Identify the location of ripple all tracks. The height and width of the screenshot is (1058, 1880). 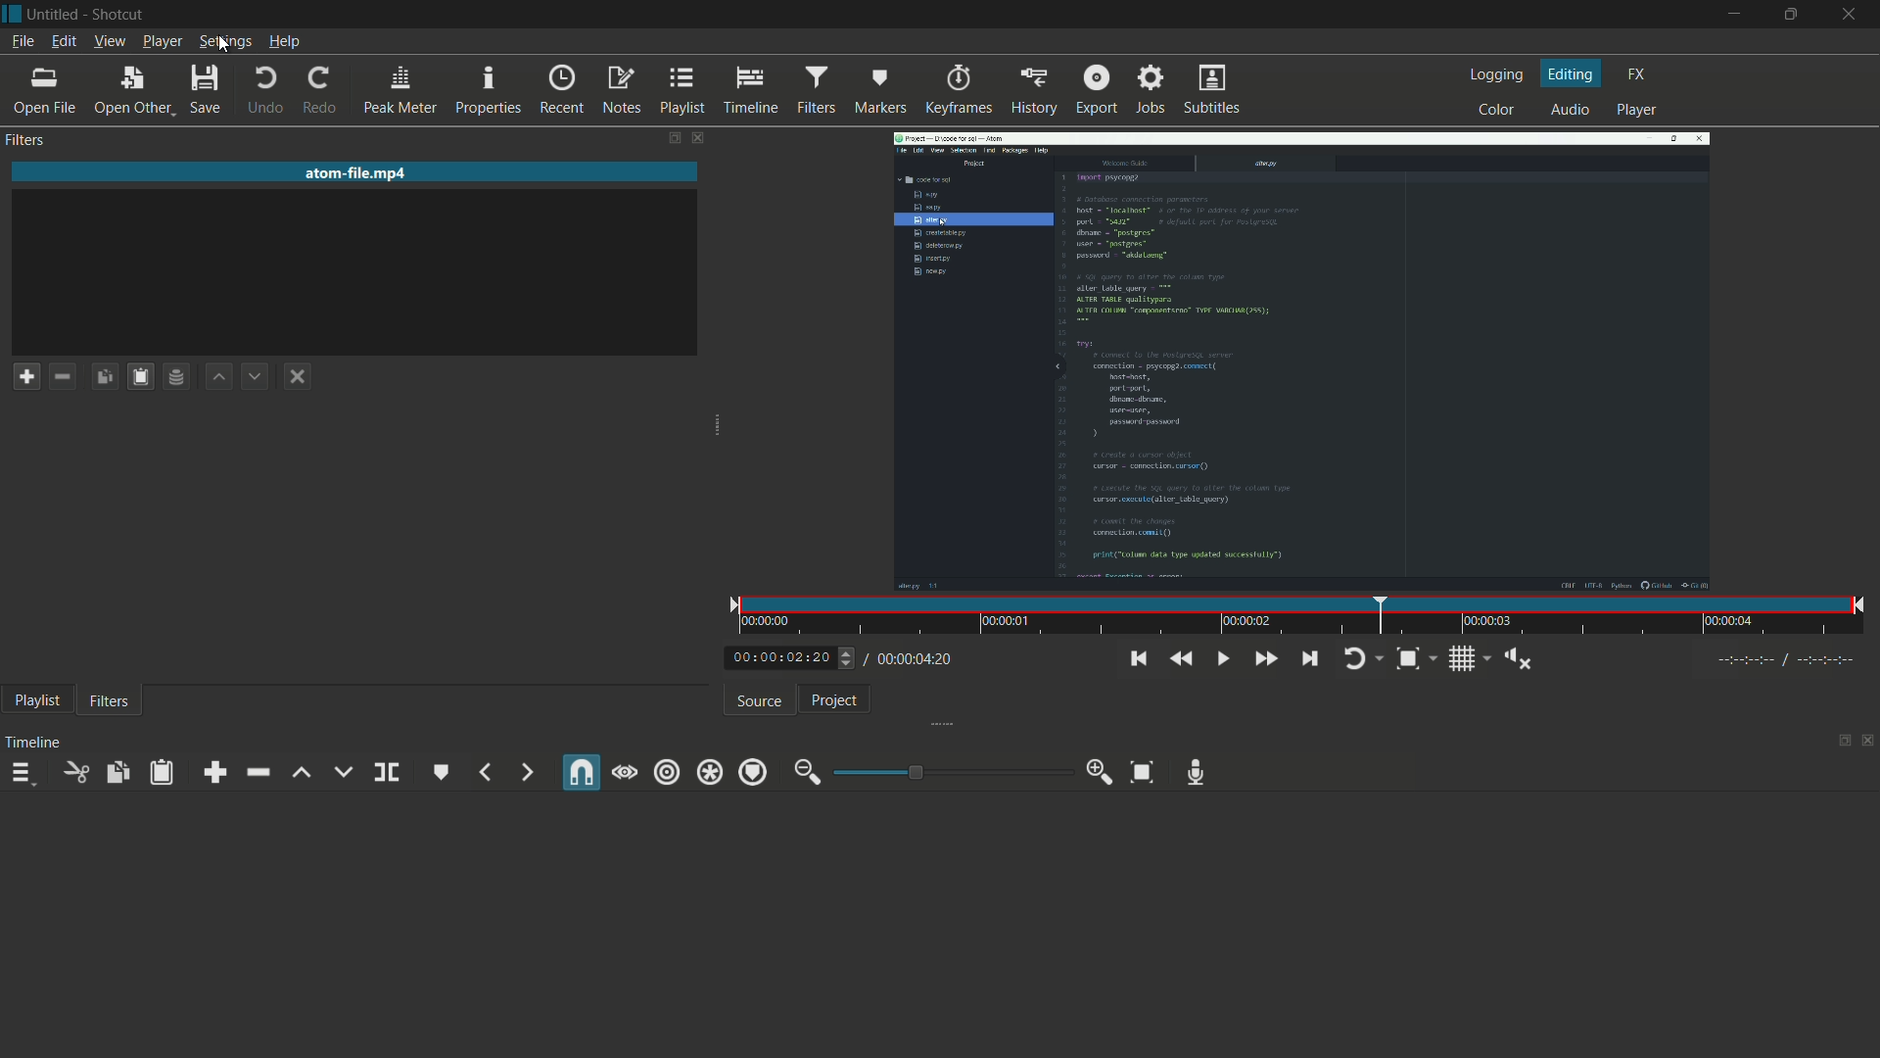
(708, 772).